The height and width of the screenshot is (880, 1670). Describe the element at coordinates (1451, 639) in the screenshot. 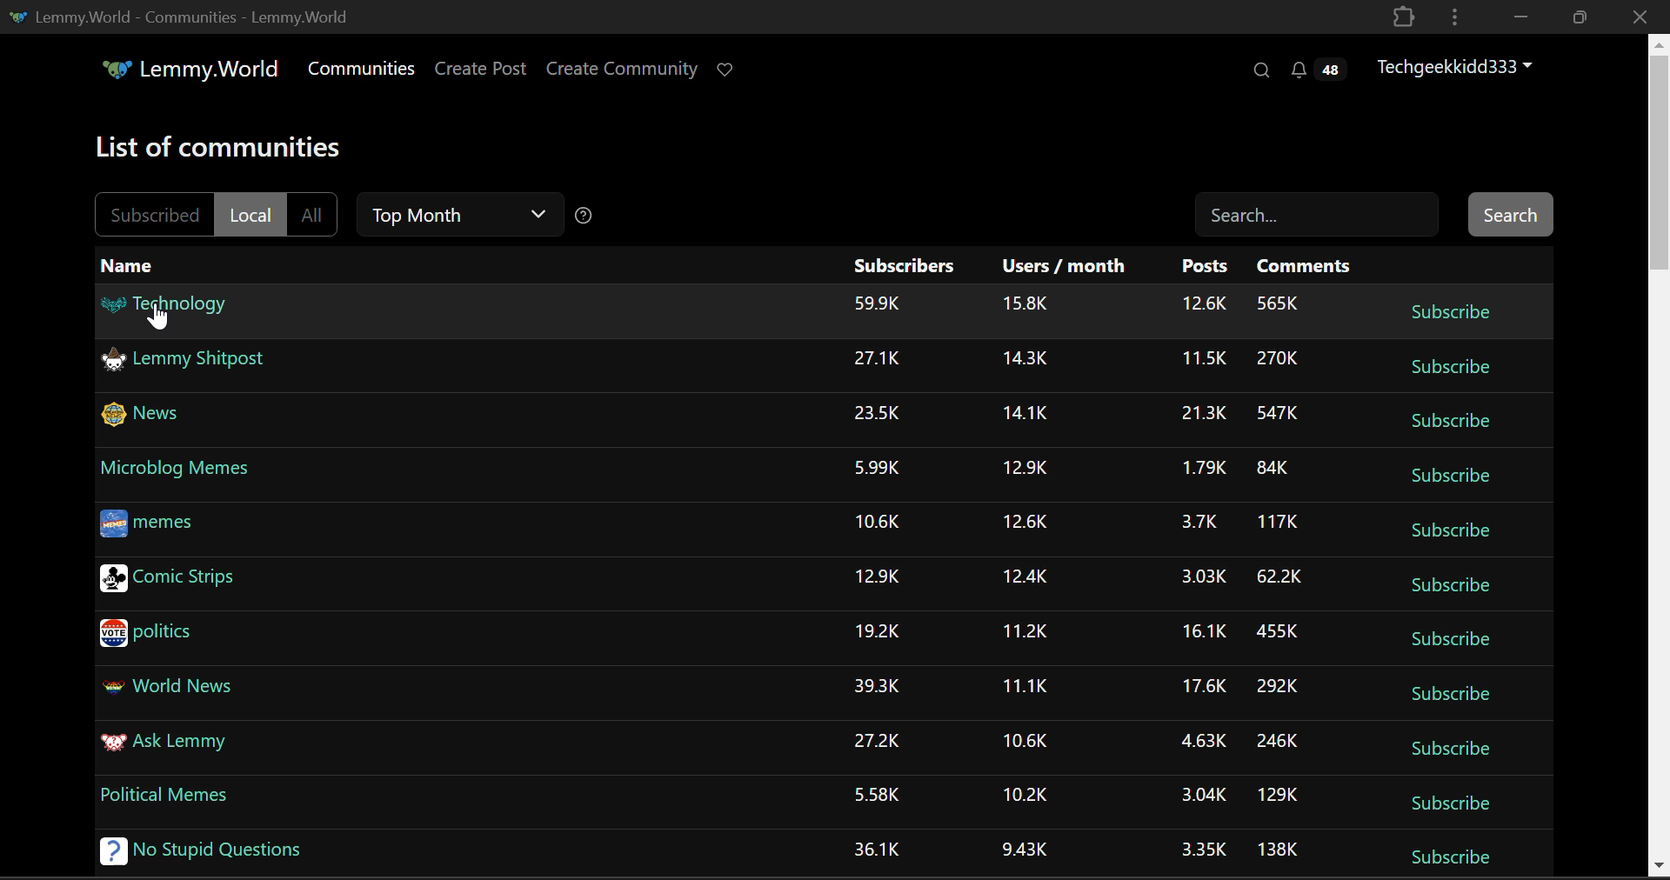

I see `Subscribe` at that location.